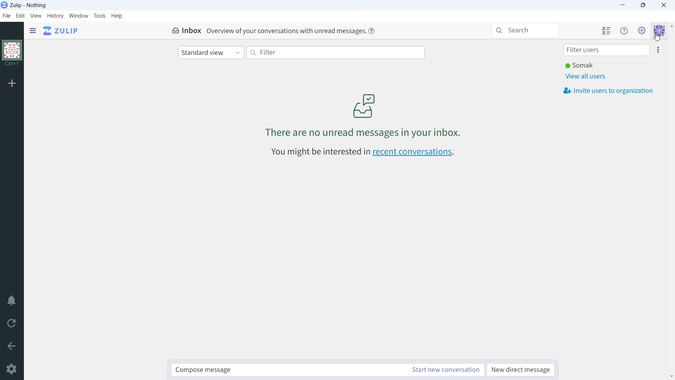 The height and width of the screenshot is (380, 675). Describe the element at coordinates (363, 105) in the screenshot. I see `ICON` at that location.